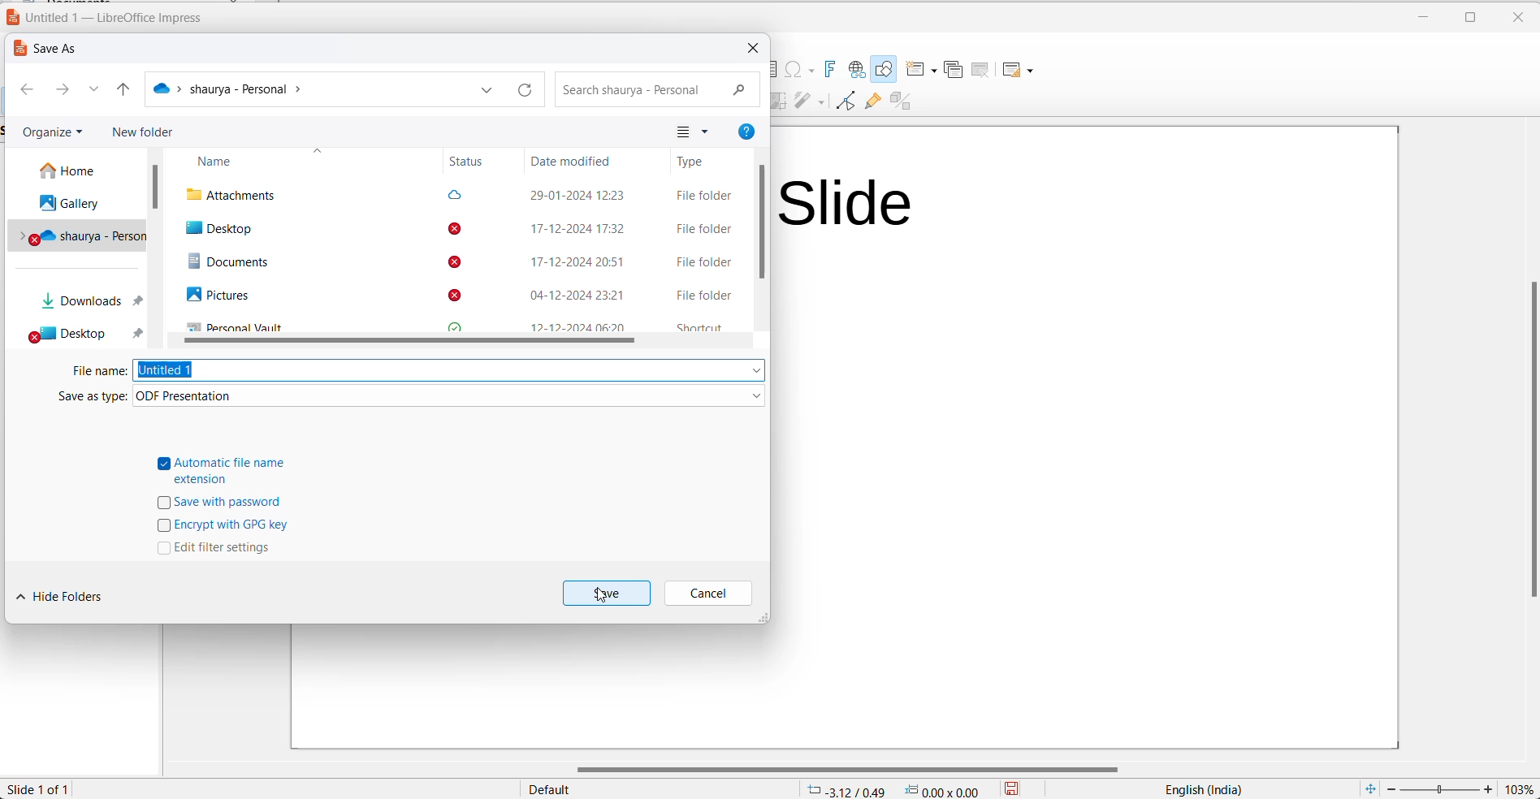 This screenshot has width=1540, height=799. What do you see at coordinates (843, 103) in the screenshot?
I see `Toggle end point edit mode` at bounding box center [843, 103].